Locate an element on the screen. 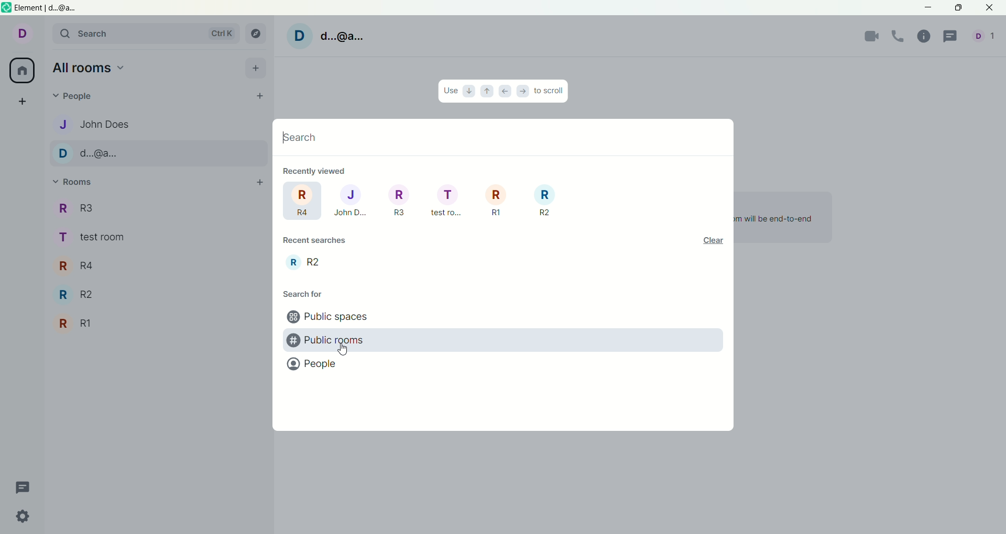 This screenshot has height=534, width=1006. Current account is located at coordinates (20, 36).